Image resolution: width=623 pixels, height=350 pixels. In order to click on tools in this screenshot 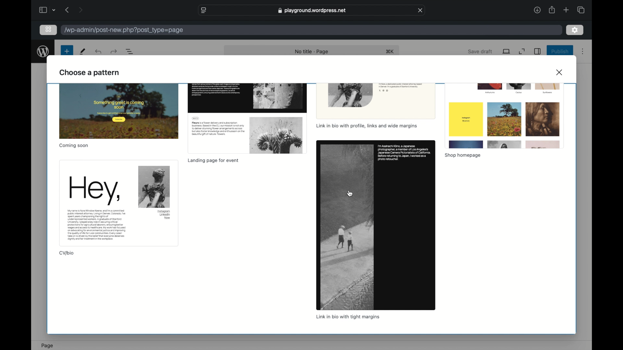, I will do `click(83, 51)`.